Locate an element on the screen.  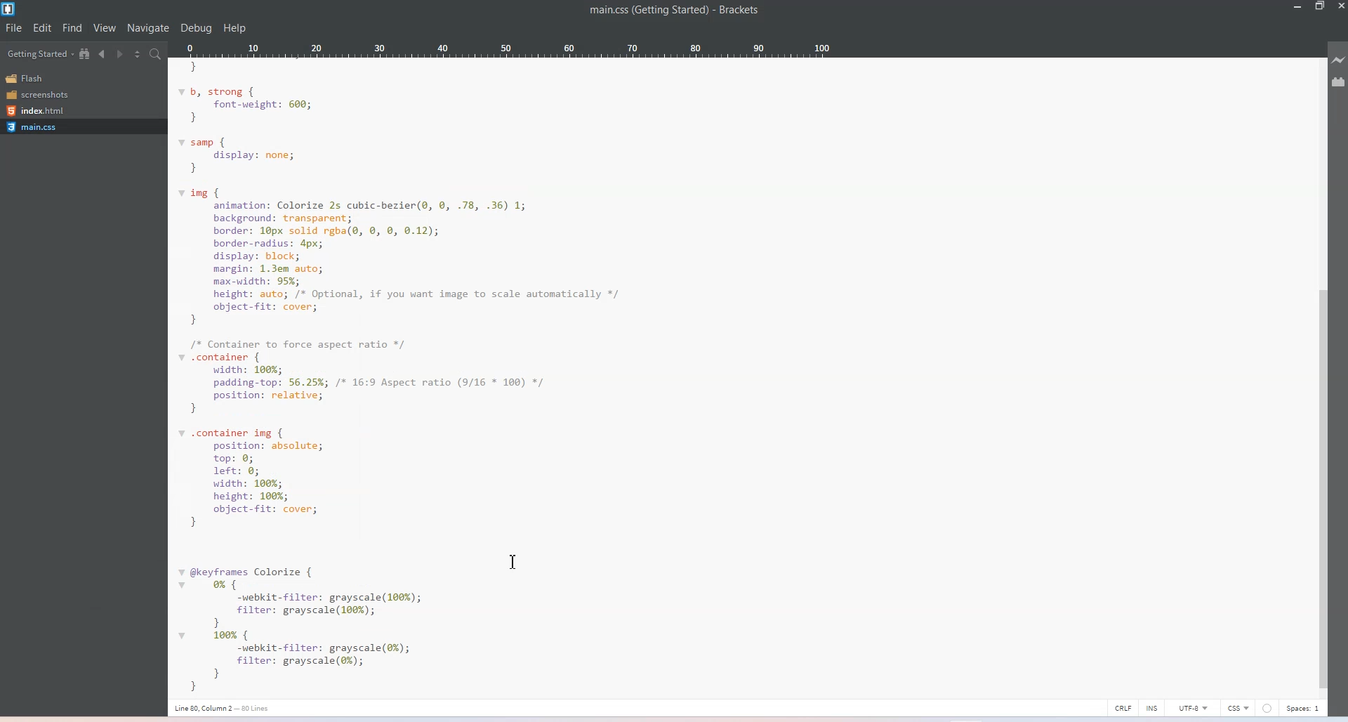
Text 1 is located at coordinates (676, 13).